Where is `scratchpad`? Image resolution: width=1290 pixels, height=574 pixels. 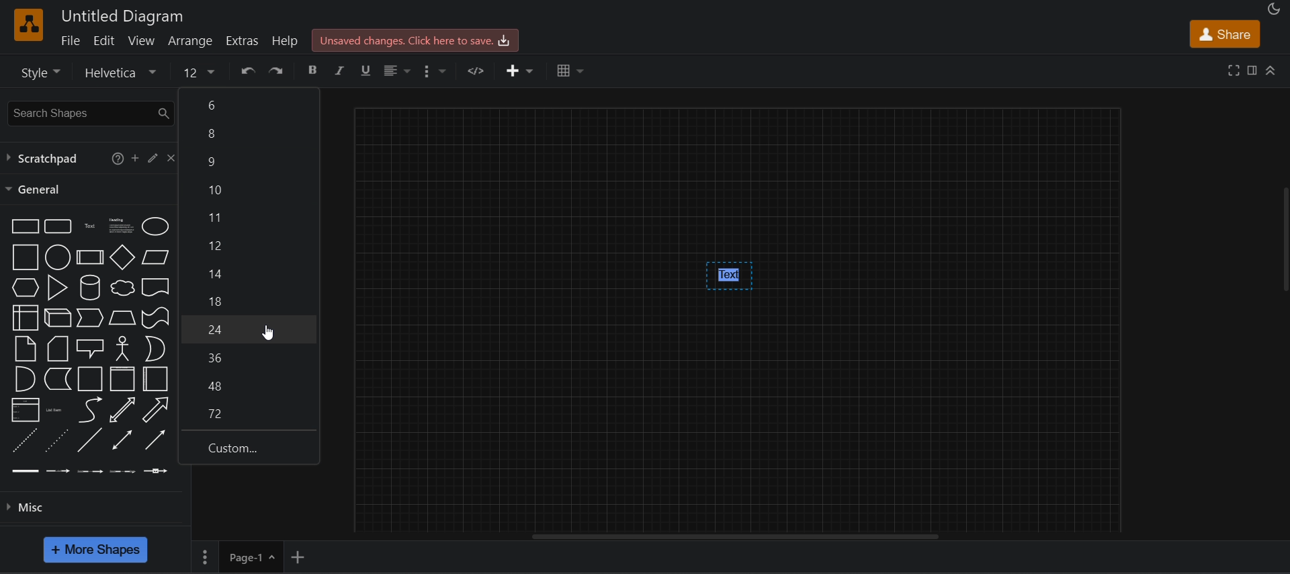
scratchpad is located at coordinates (44, 158).